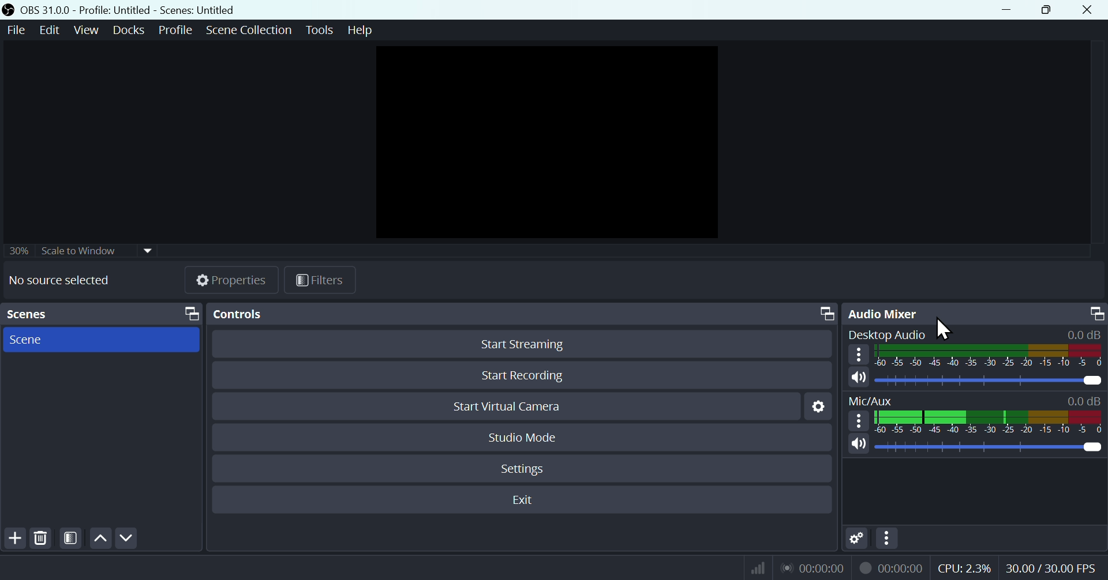 This screenshot has height=580, width=1108. I want to click on Tools, so click(321, 29).